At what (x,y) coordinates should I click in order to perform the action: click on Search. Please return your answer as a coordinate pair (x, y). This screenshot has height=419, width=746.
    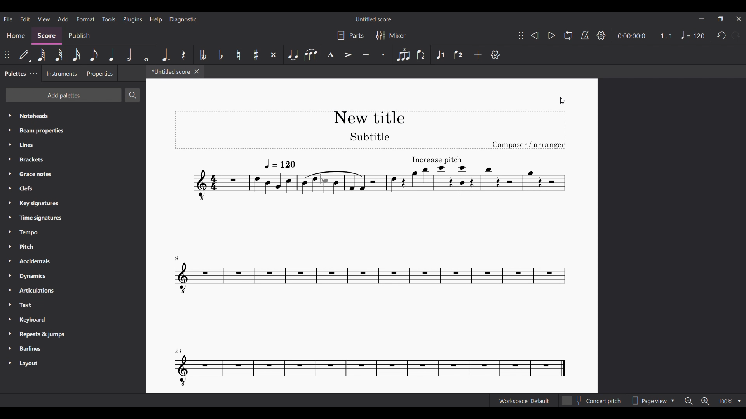
    Looking at the image, I should click on (132, 95).